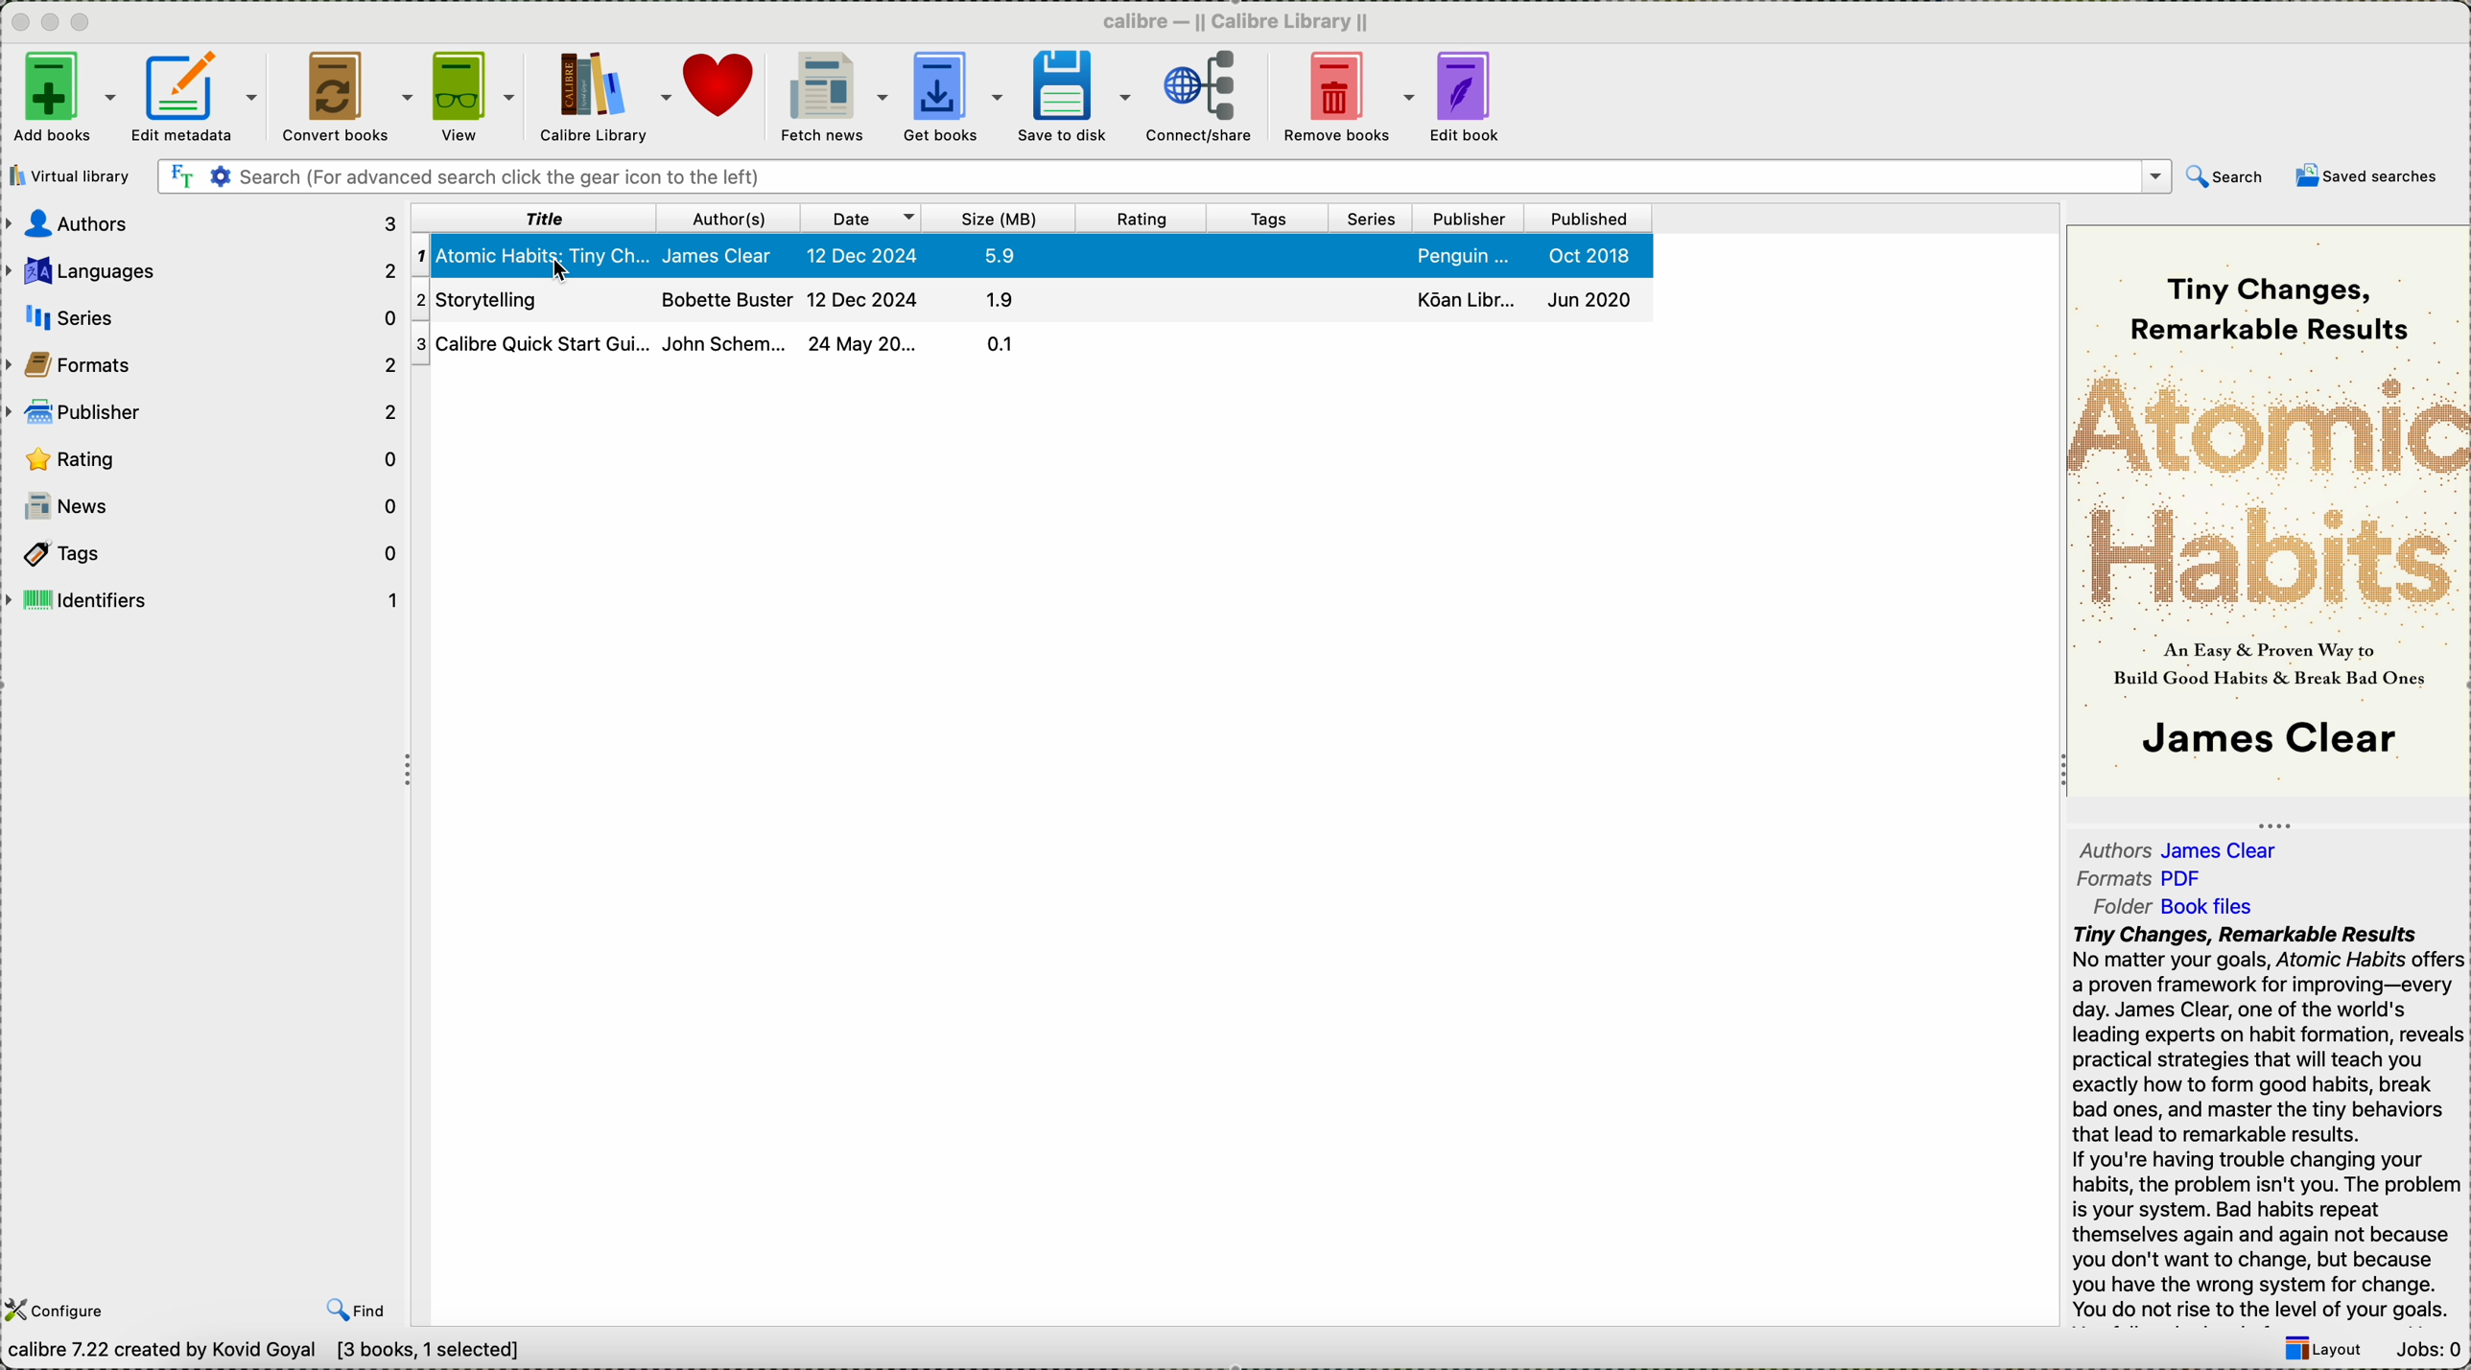  Describe the element at coordinates (1588, 219) in the screenshot. I see `published` at that location.